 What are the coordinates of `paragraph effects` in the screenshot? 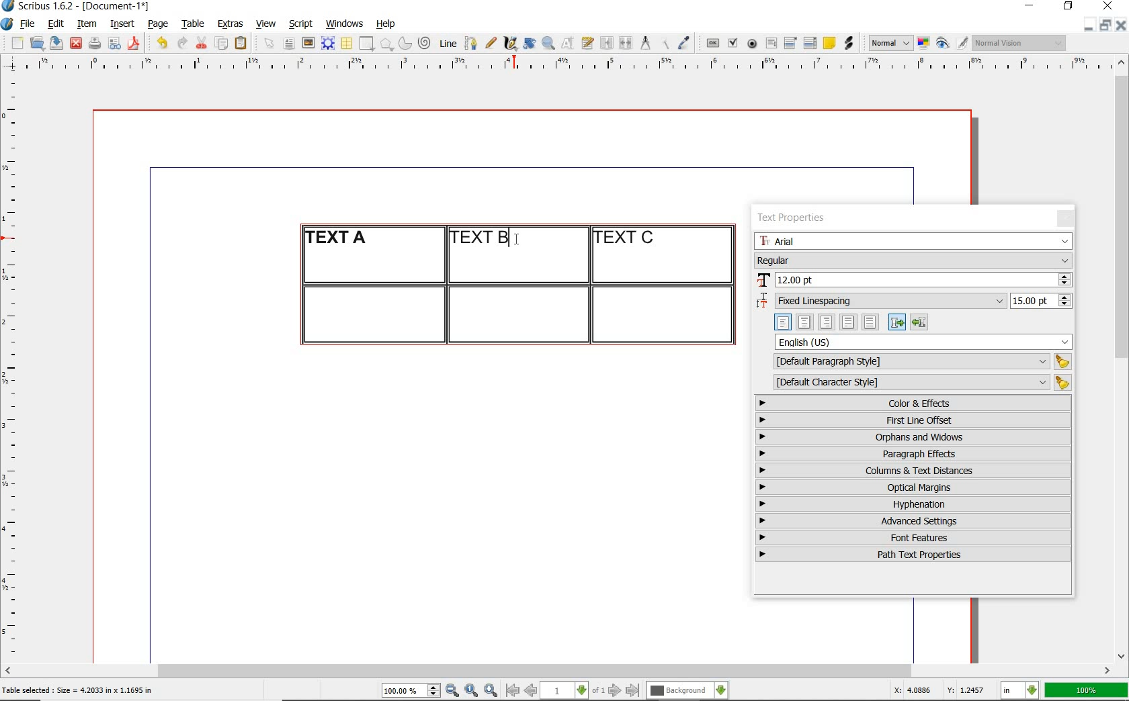 It's located at (911, 453).